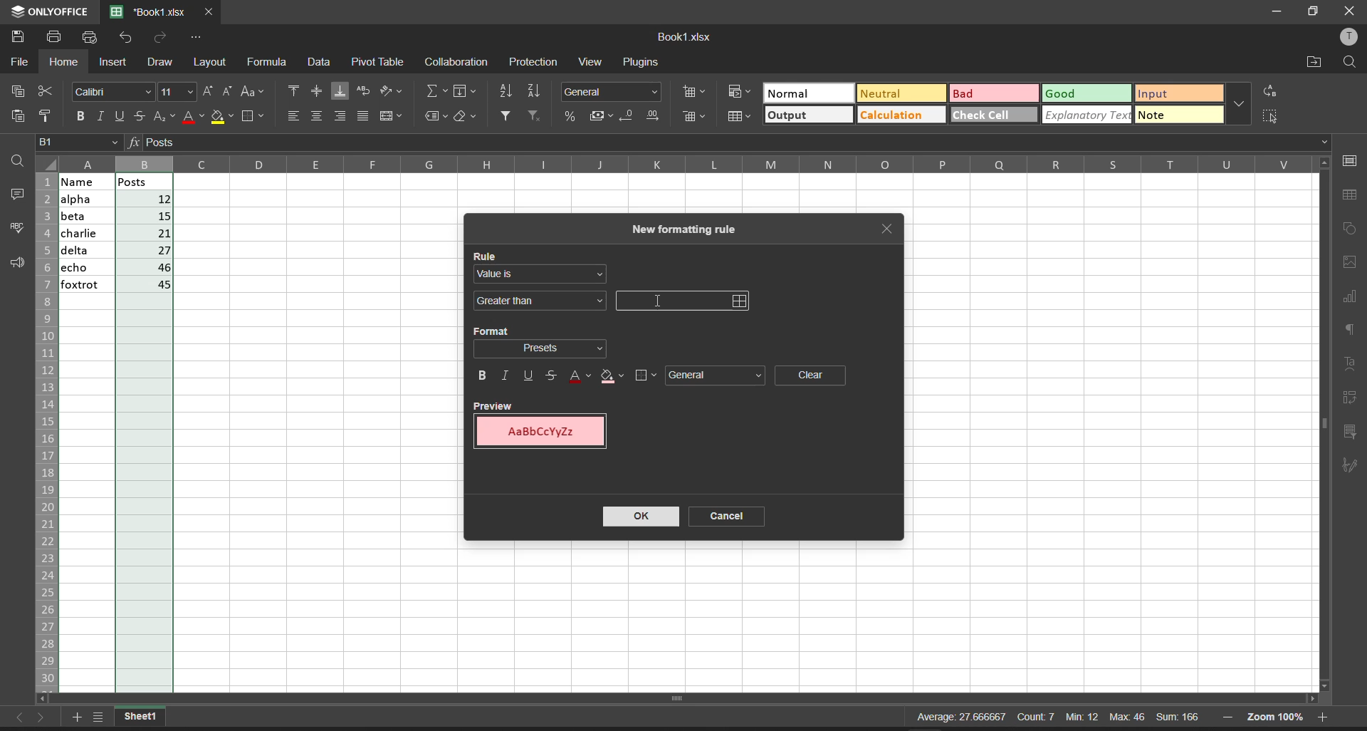  Describe the element at coordinates (1309, 700) in the screenshot. I see `scroll right` at that location.